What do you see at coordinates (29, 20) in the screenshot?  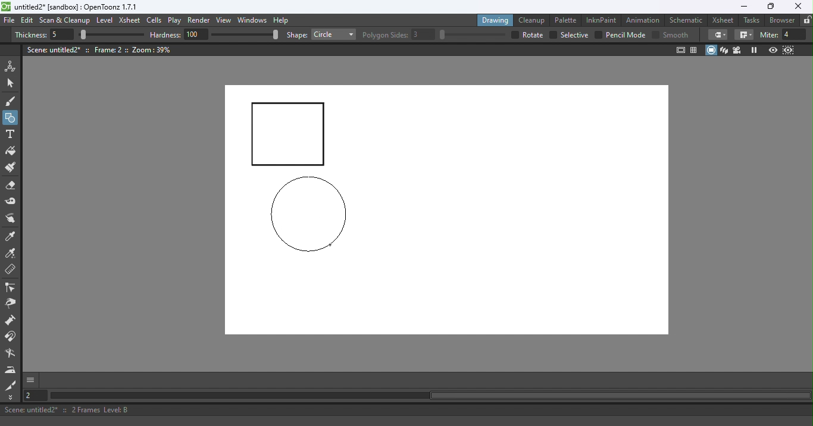 I see `Edit` at bounding box center [29, 20].